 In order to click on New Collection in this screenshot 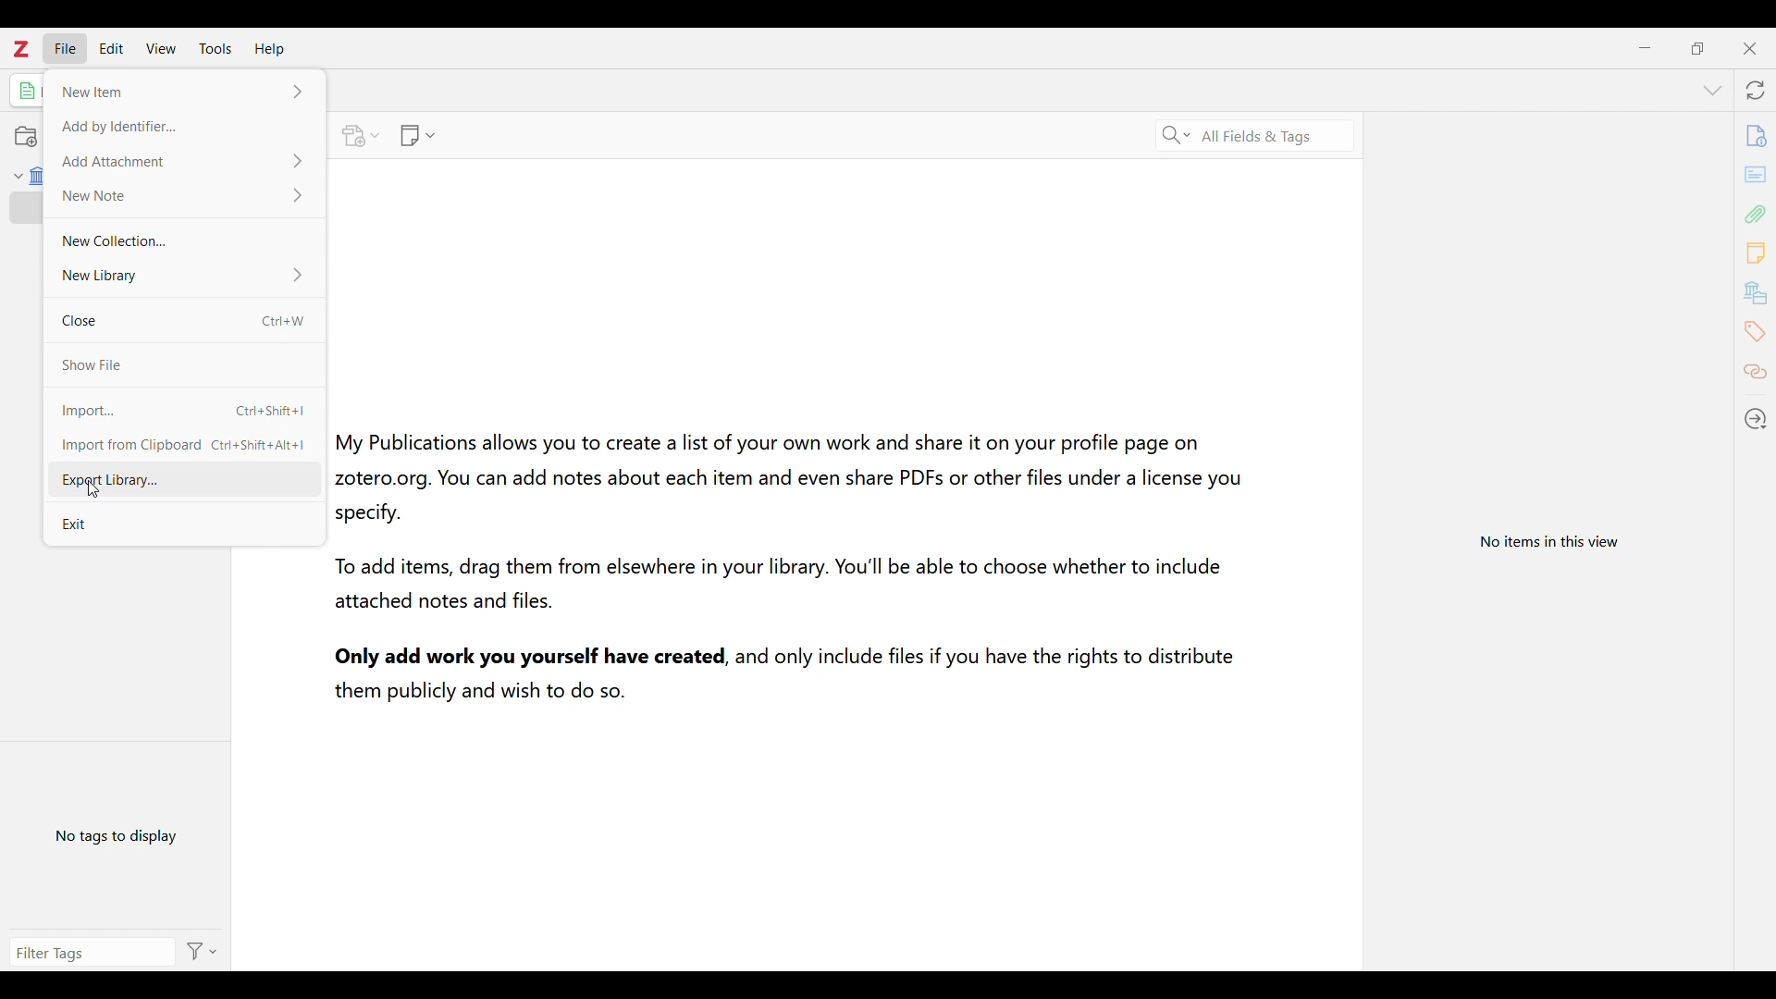, I will do `click(188, 236)`.